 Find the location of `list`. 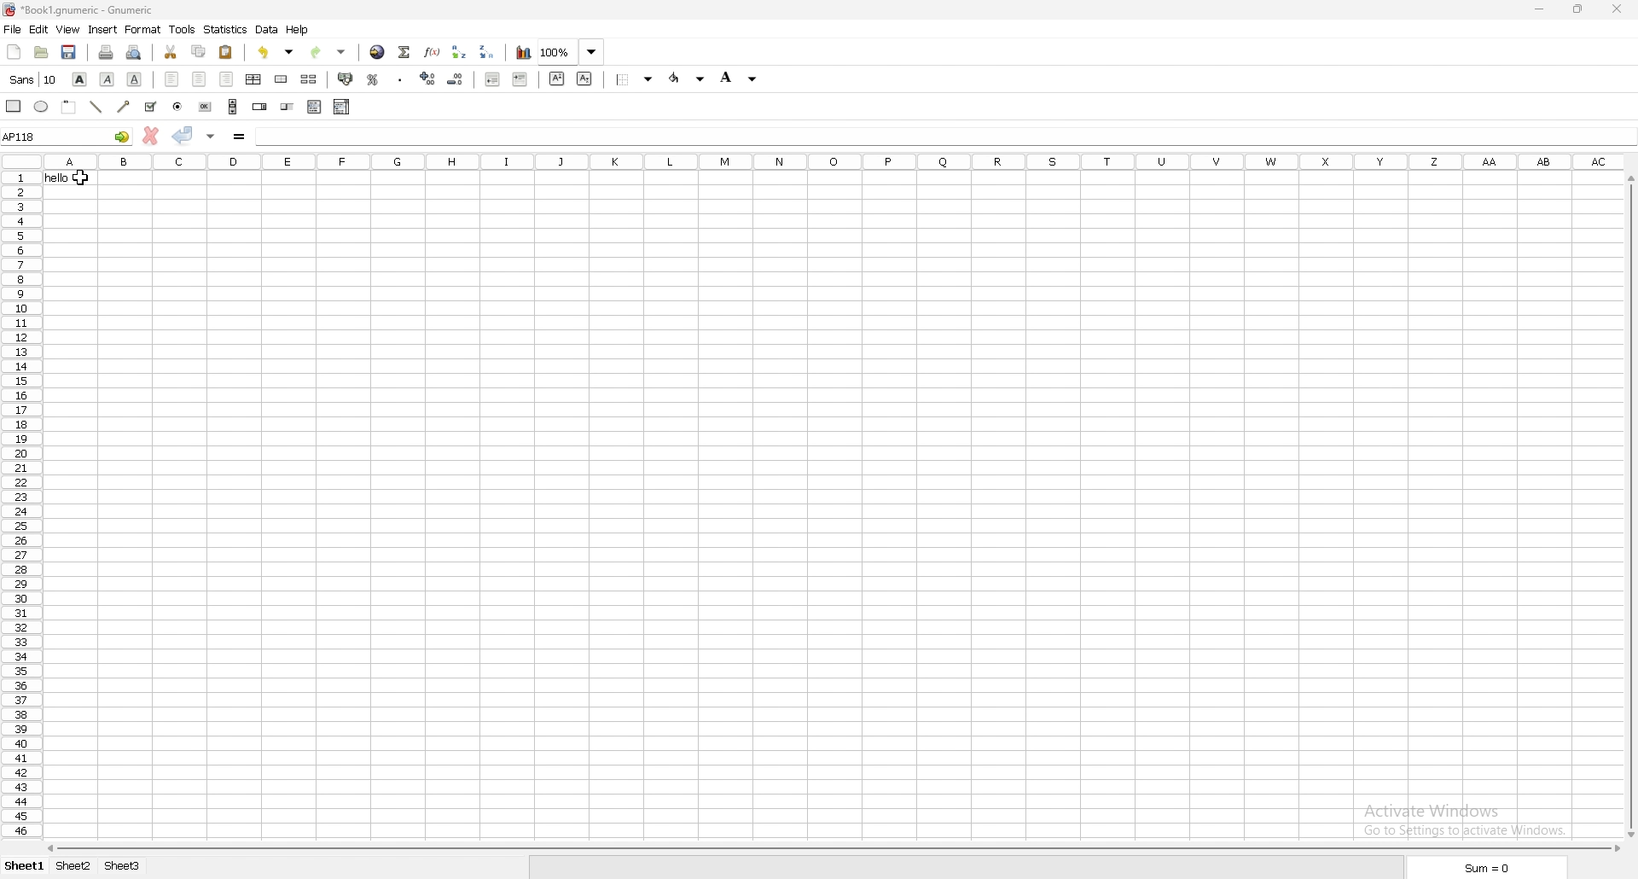

list is located at coordinates (315, 107).